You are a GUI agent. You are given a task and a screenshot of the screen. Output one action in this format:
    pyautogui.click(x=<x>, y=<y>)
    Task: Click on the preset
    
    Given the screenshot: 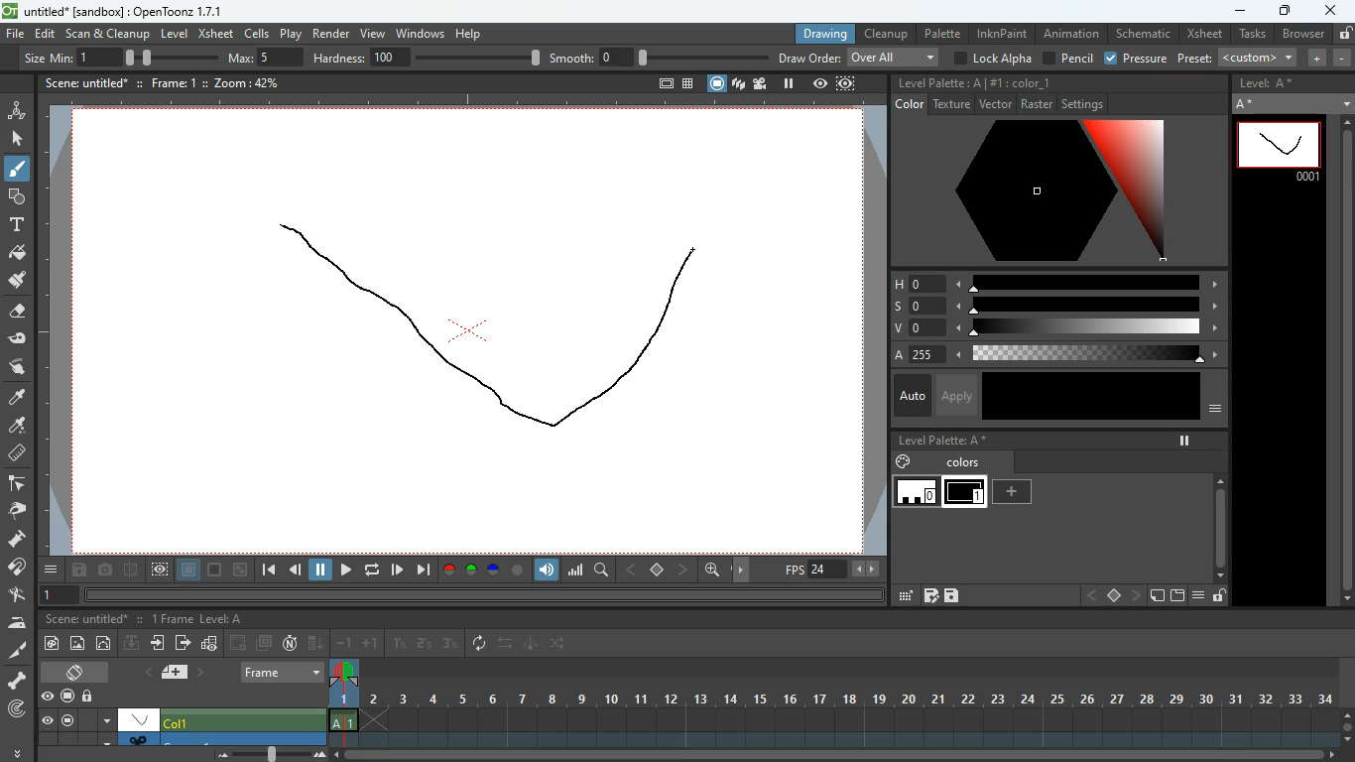 What is the action you would take?
    pyautogui.click(x=1239, y=58)
    